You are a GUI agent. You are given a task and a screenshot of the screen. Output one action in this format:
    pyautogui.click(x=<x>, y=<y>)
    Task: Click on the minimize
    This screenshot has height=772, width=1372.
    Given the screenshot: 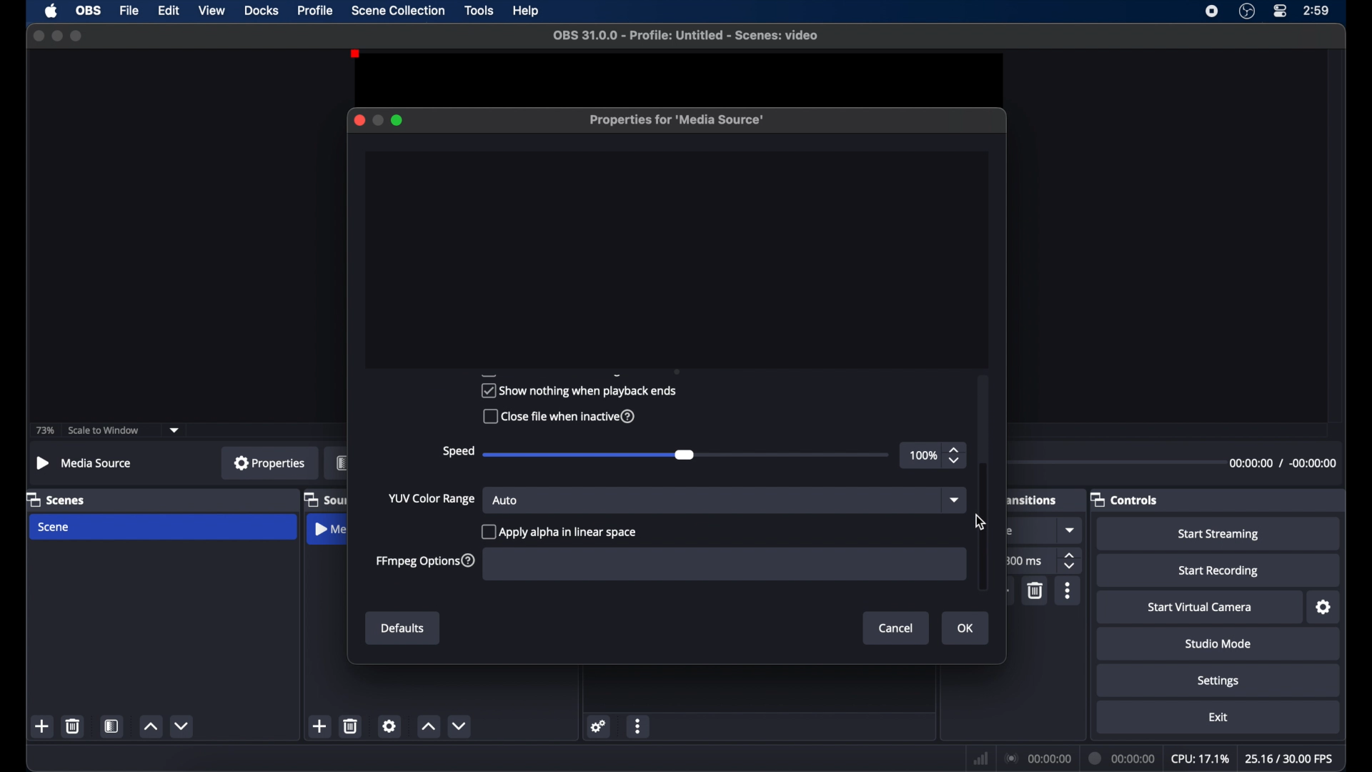 What is the action you would take?
    pyautogui.click(x=377, y=120)
    